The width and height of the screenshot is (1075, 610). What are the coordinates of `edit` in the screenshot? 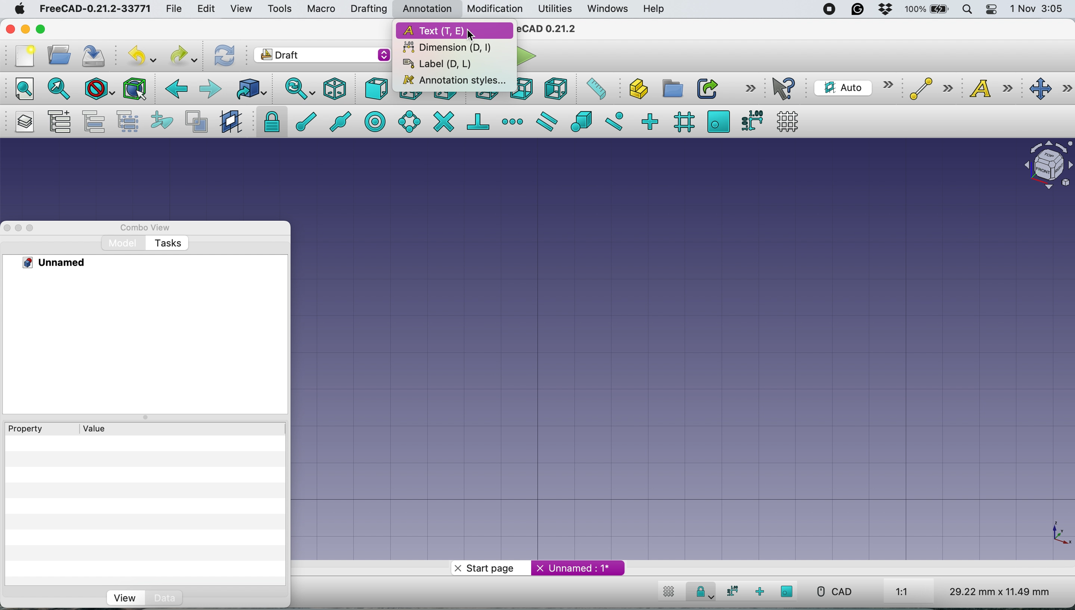 It's located at (206, 8).